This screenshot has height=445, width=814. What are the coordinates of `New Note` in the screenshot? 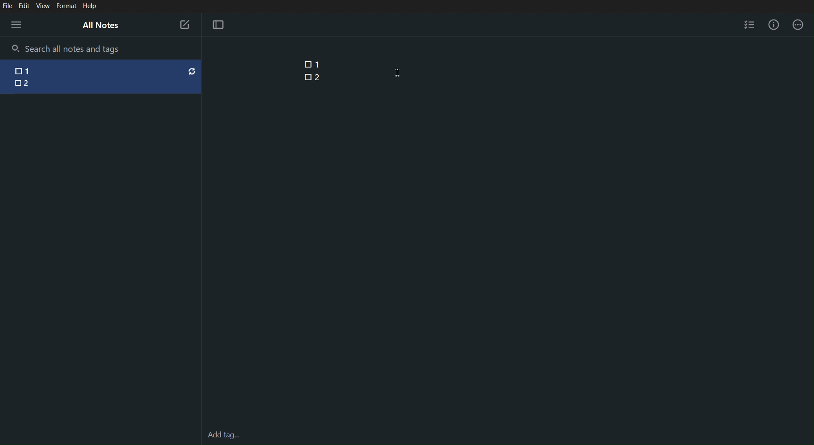 It's located at (184, 25).